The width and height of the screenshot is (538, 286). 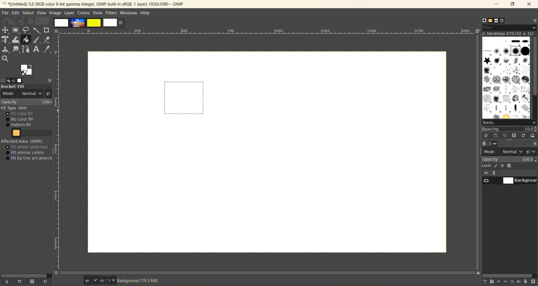 What do you see at coordinates (49, 80) in the screenshot?
I see `configure` at bounding box center [49, 80].